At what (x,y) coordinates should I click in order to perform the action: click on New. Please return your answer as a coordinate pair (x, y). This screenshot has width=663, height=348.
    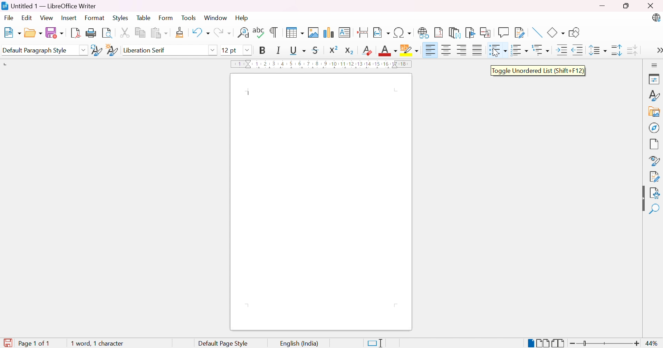
    Looking at the image, I should click on (12, 32).